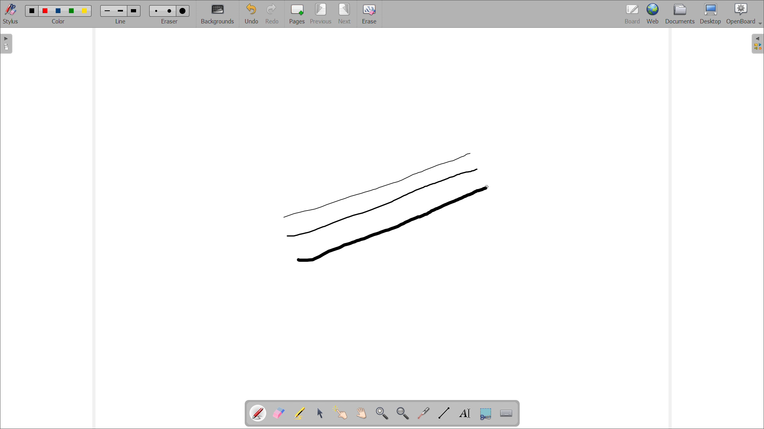 This screenshot has width=764, height=429. Describe the element at coordinates (710, 14) in the screenshot. I see `desktop` at that location.